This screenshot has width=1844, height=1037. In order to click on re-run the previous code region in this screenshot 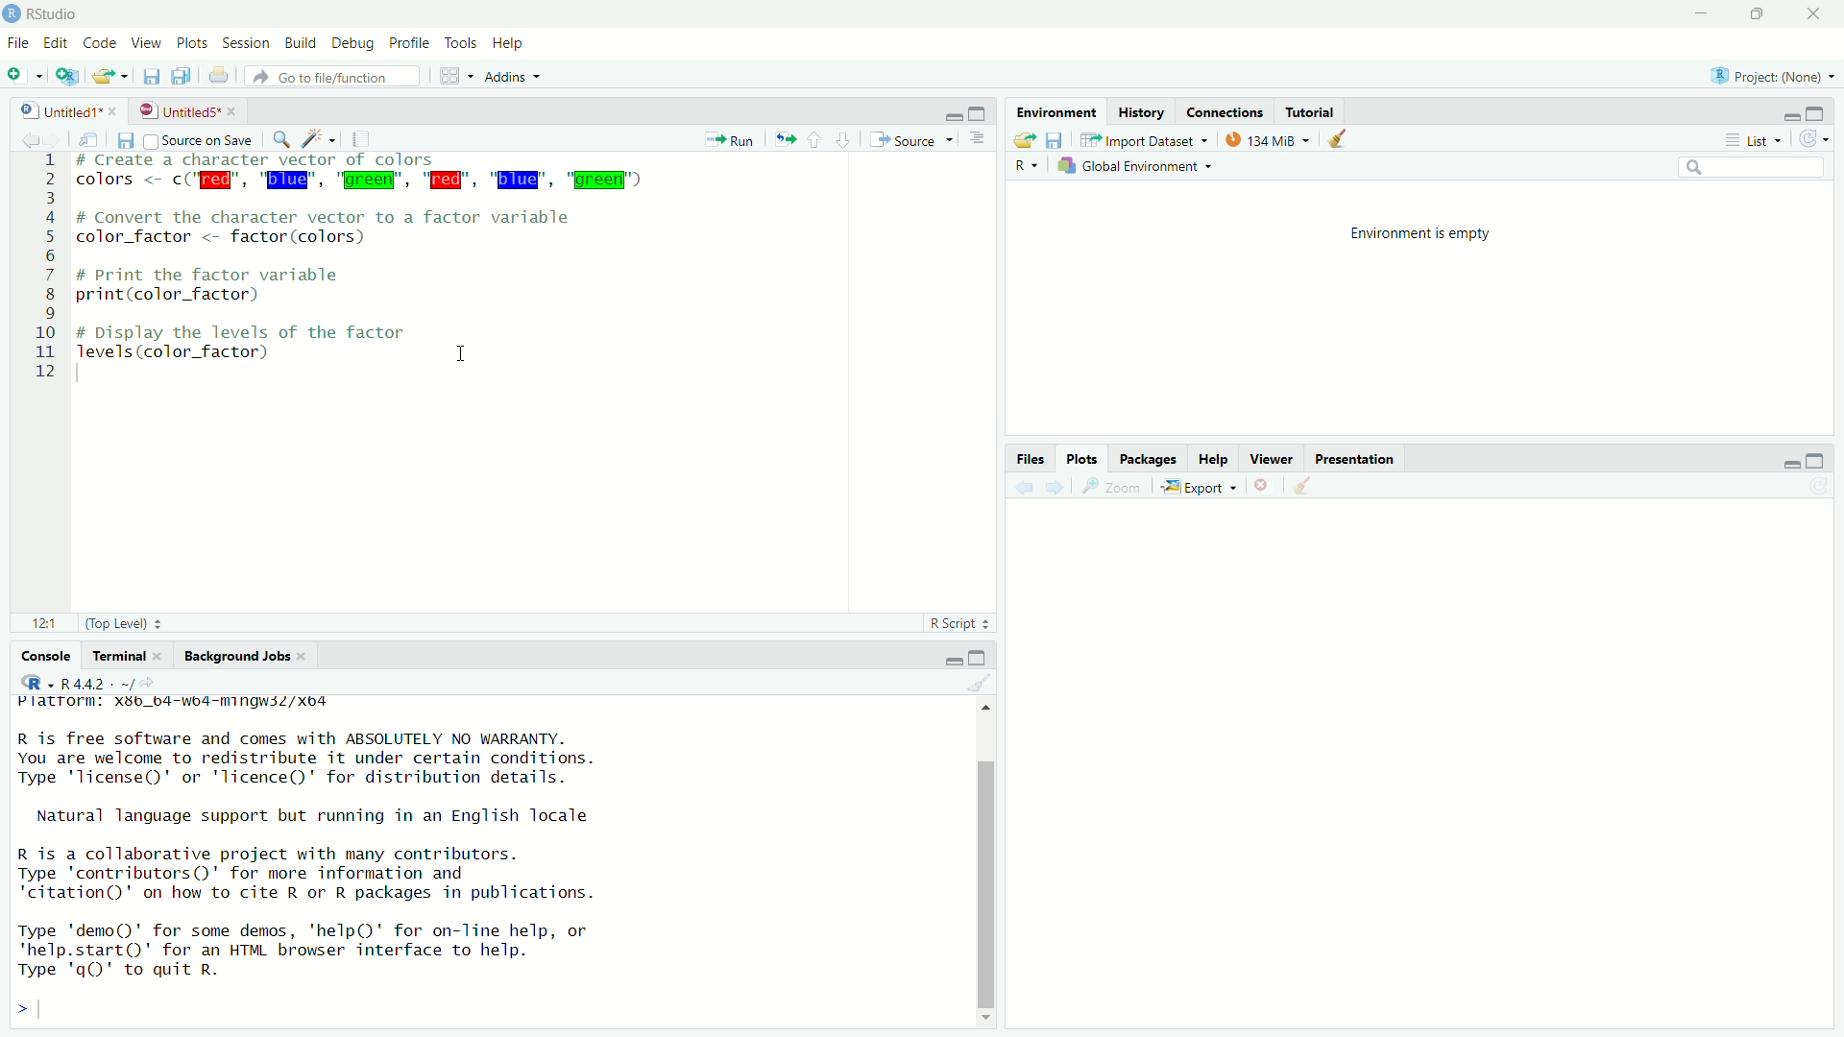, I will do `click(786, 140)`.